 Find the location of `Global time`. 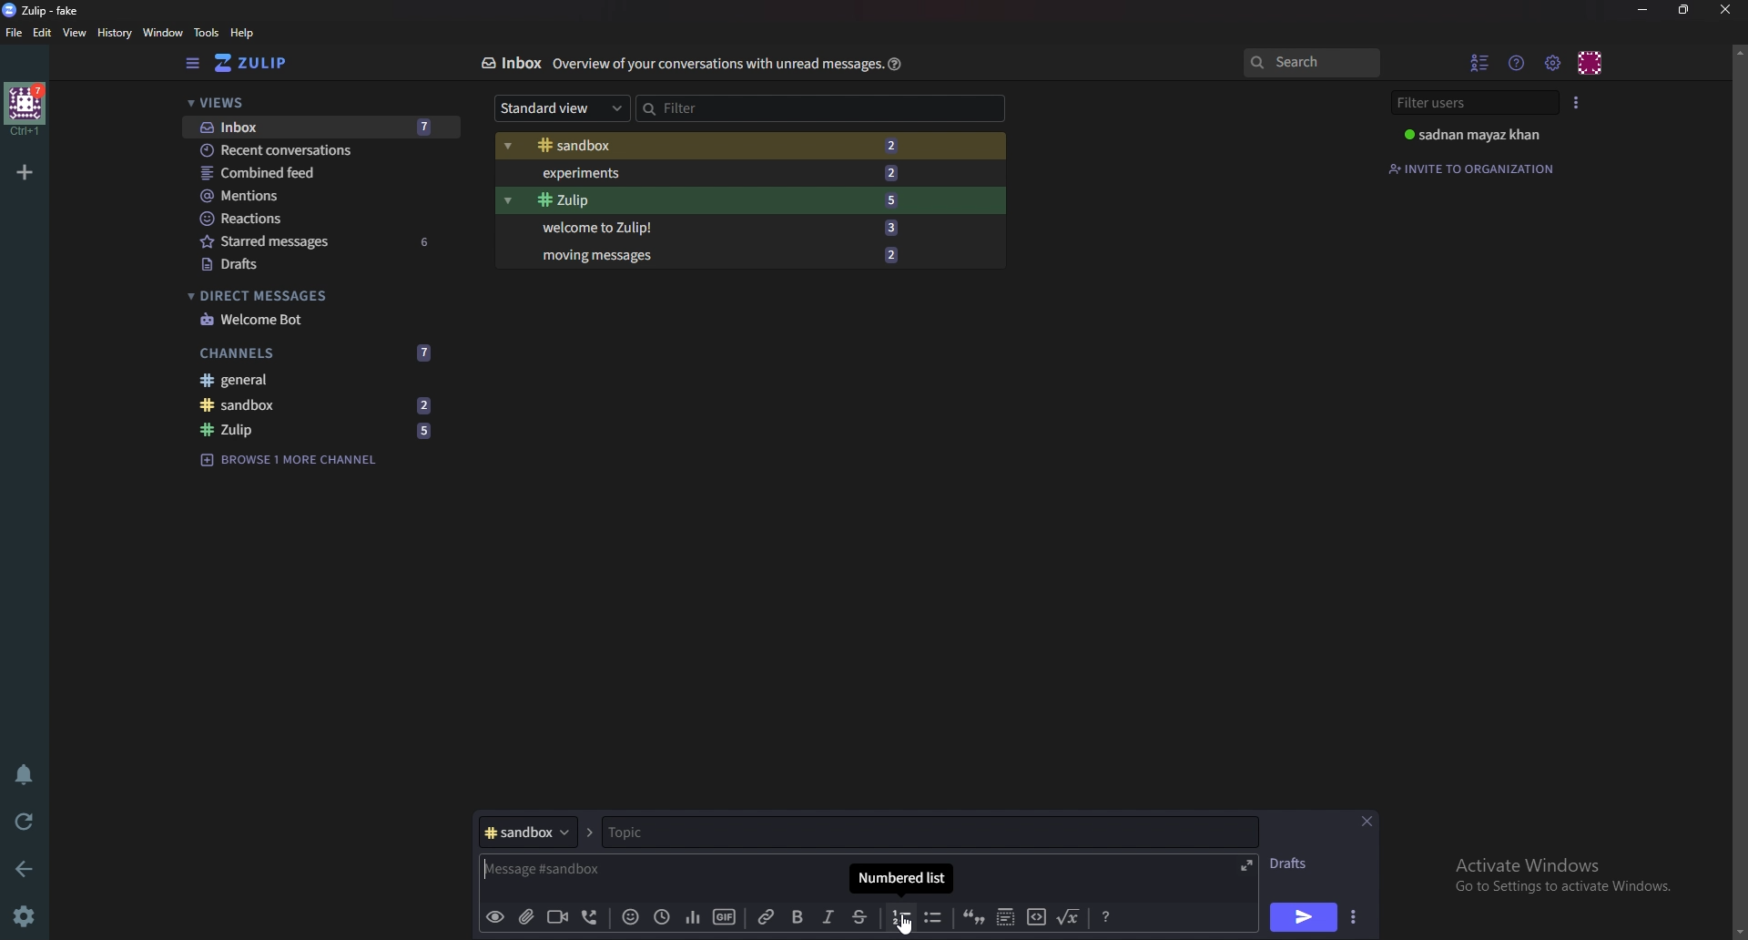

Global time is located at coordinates (660, 915).